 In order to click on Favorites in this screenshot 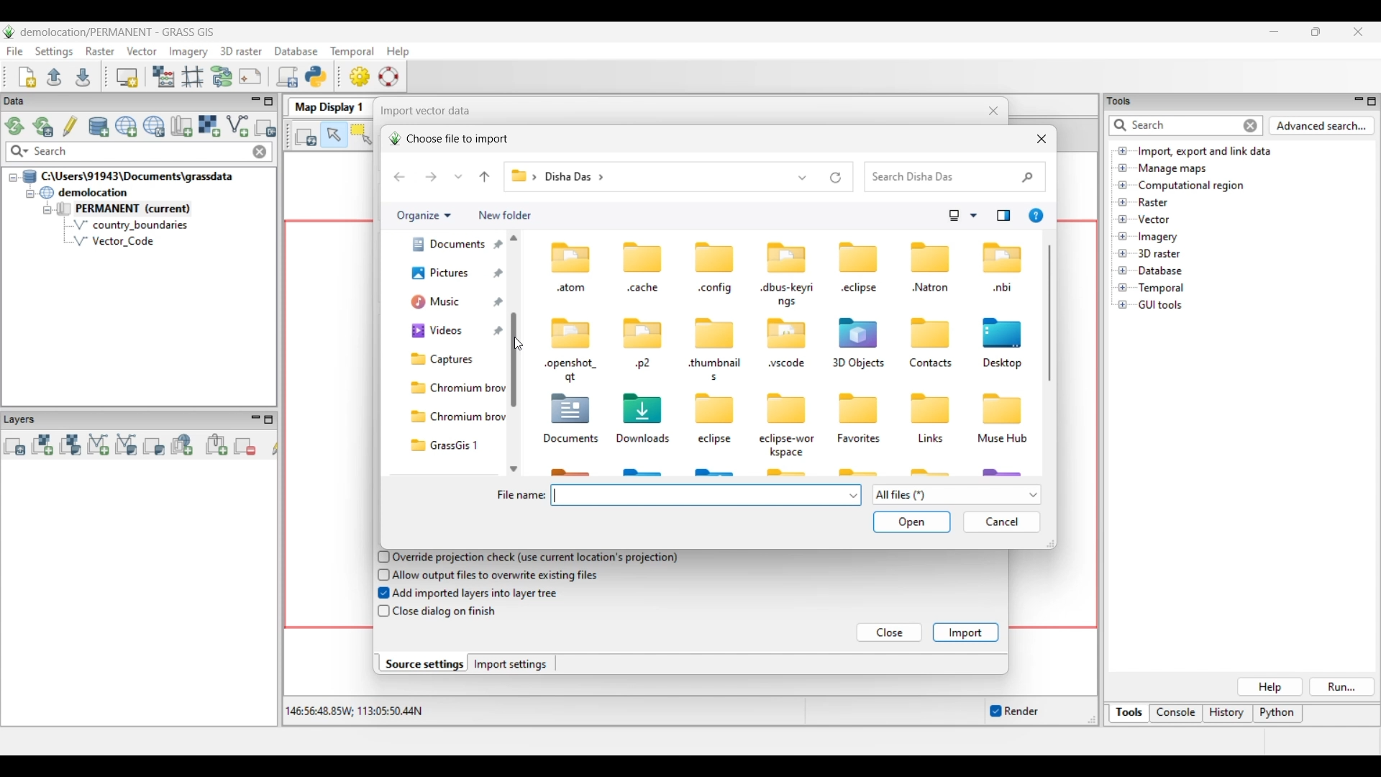, I will do `click(862, 439)`.